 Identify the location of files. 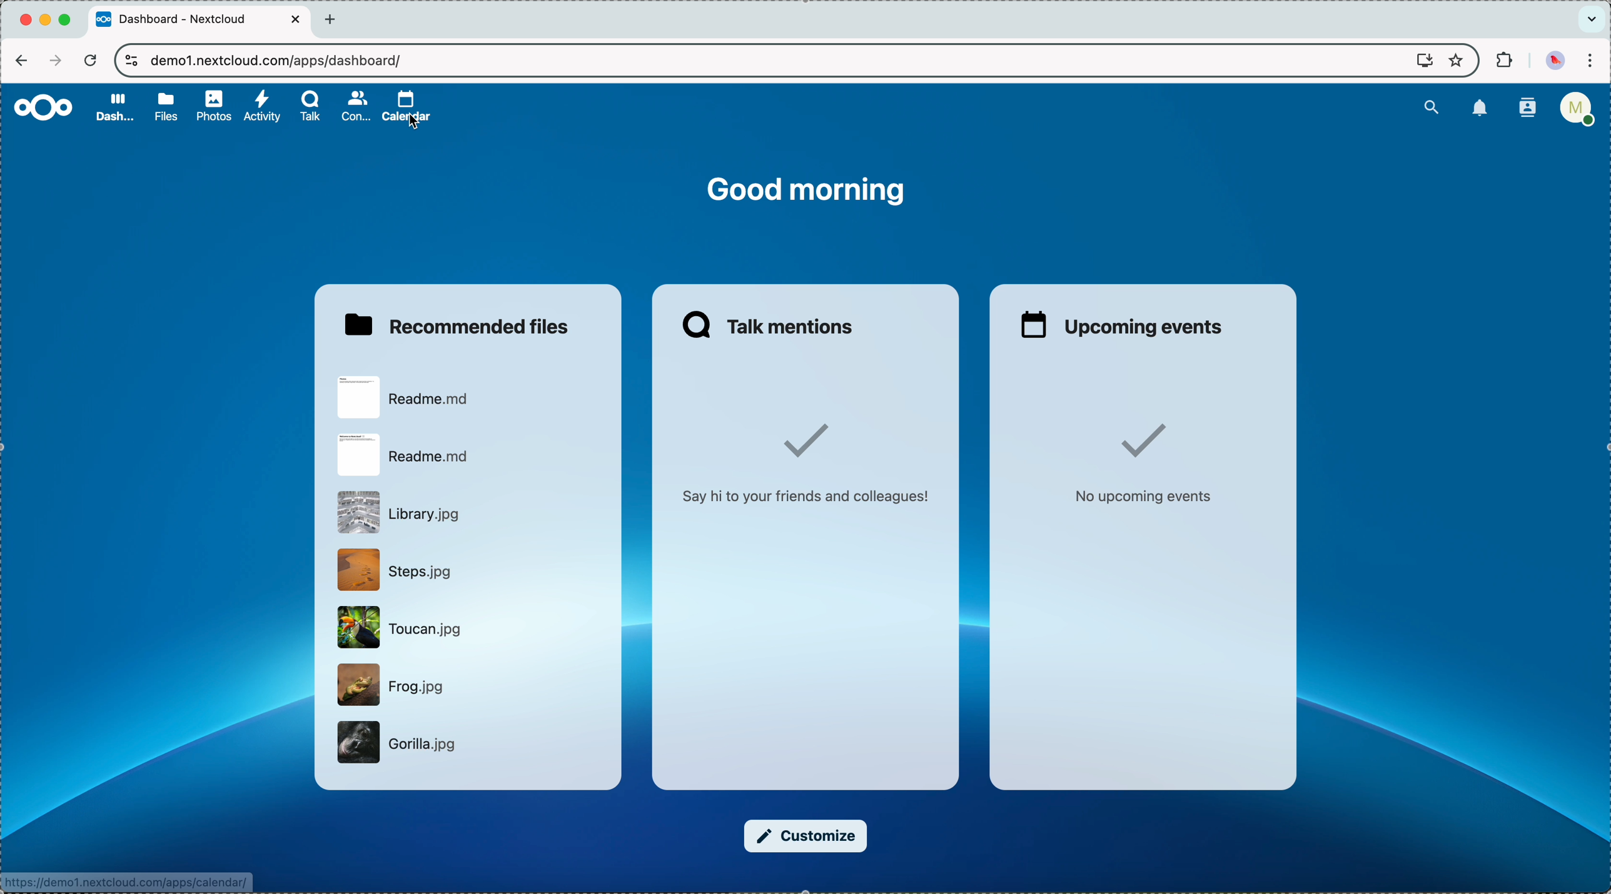
(164, 106).